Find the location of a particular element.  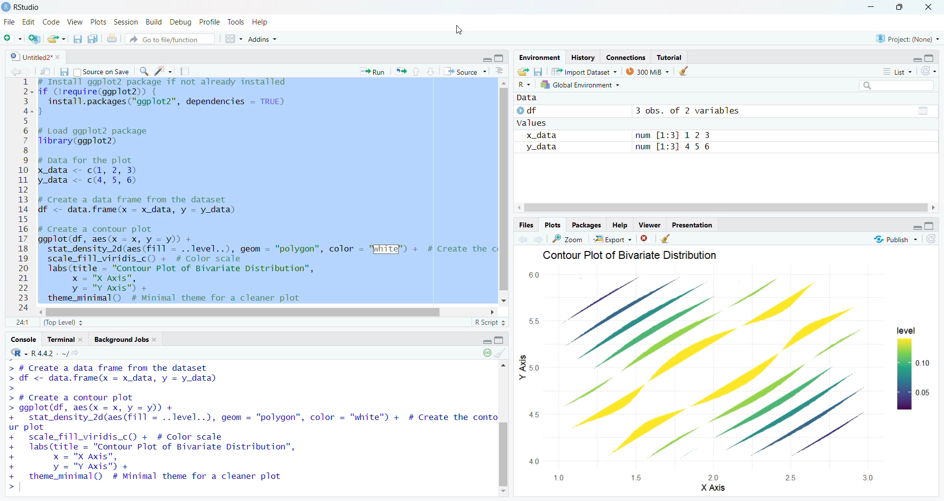

y axis is located at coordinates (519, 368).